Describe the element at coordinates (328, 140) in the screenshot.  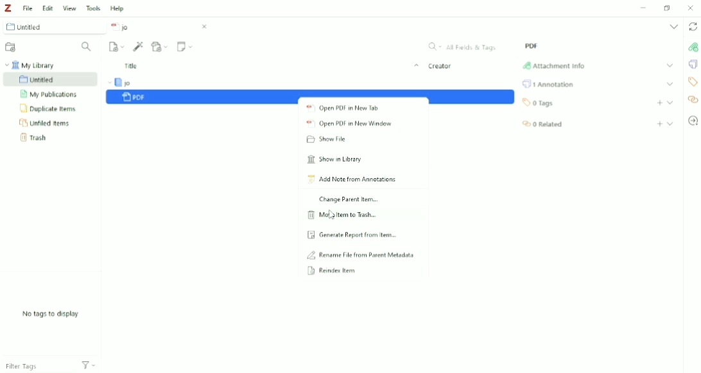
I see `Show File` at that location.